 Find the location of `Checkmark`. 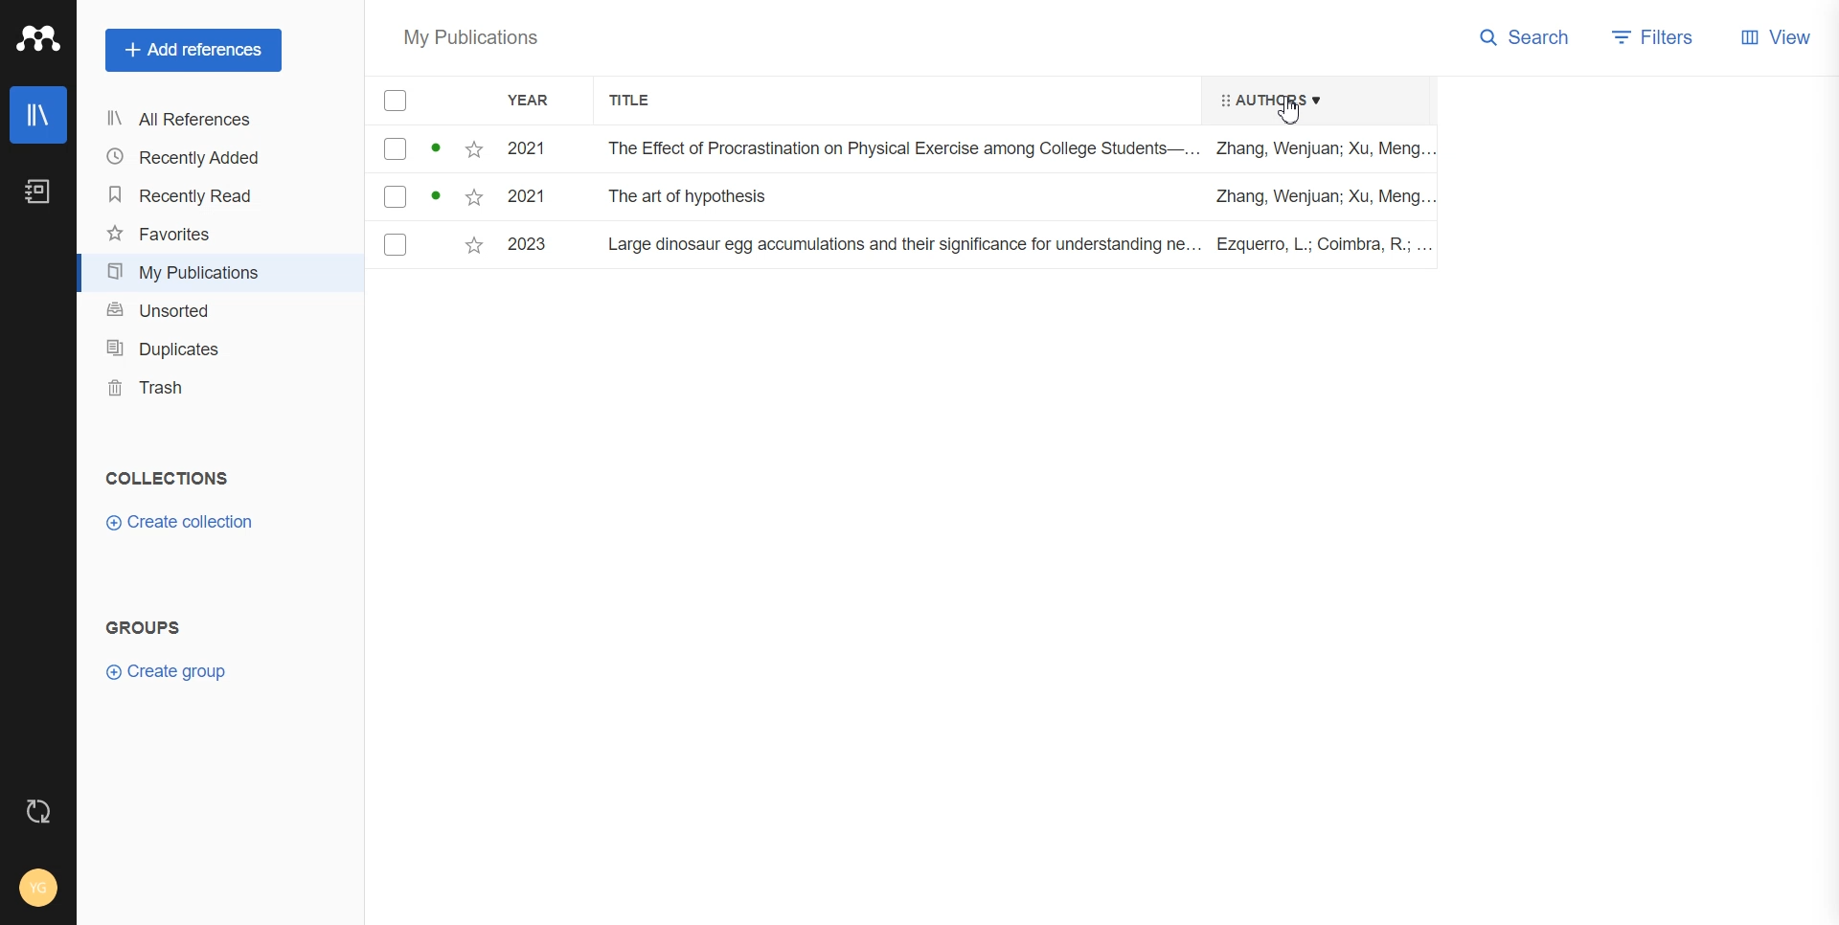

Checkmark is located at coordinates (394, 199).